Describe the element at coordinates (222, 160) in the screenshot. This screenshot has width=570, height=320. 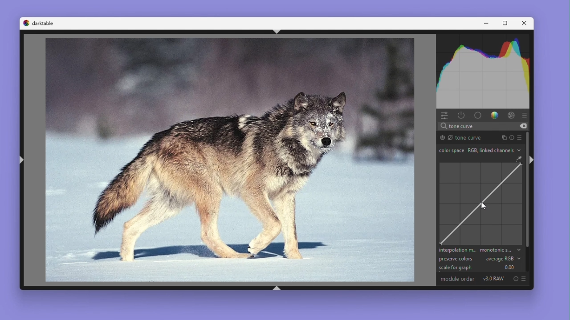
I see `Image` at that location.